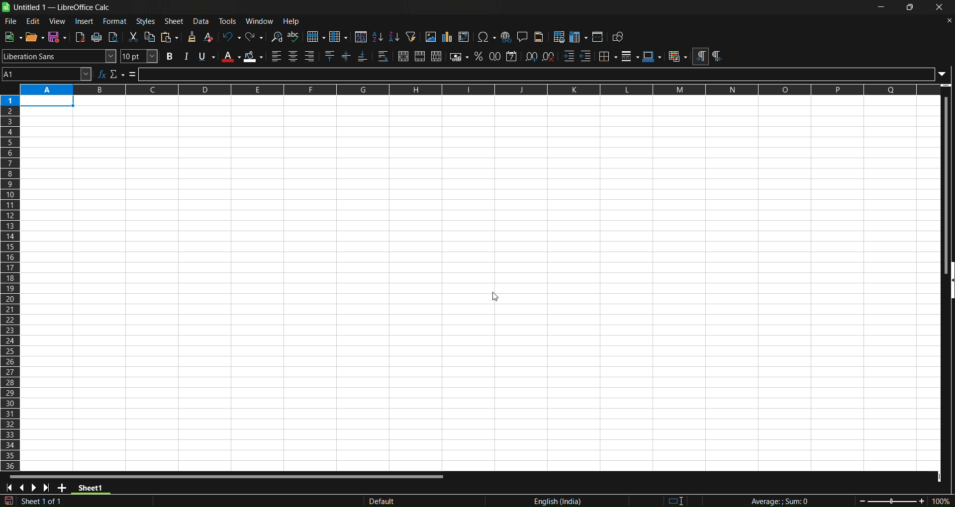  Describe the element at coordinates (146, 21) in the screenshot. I see `styles` at that location.